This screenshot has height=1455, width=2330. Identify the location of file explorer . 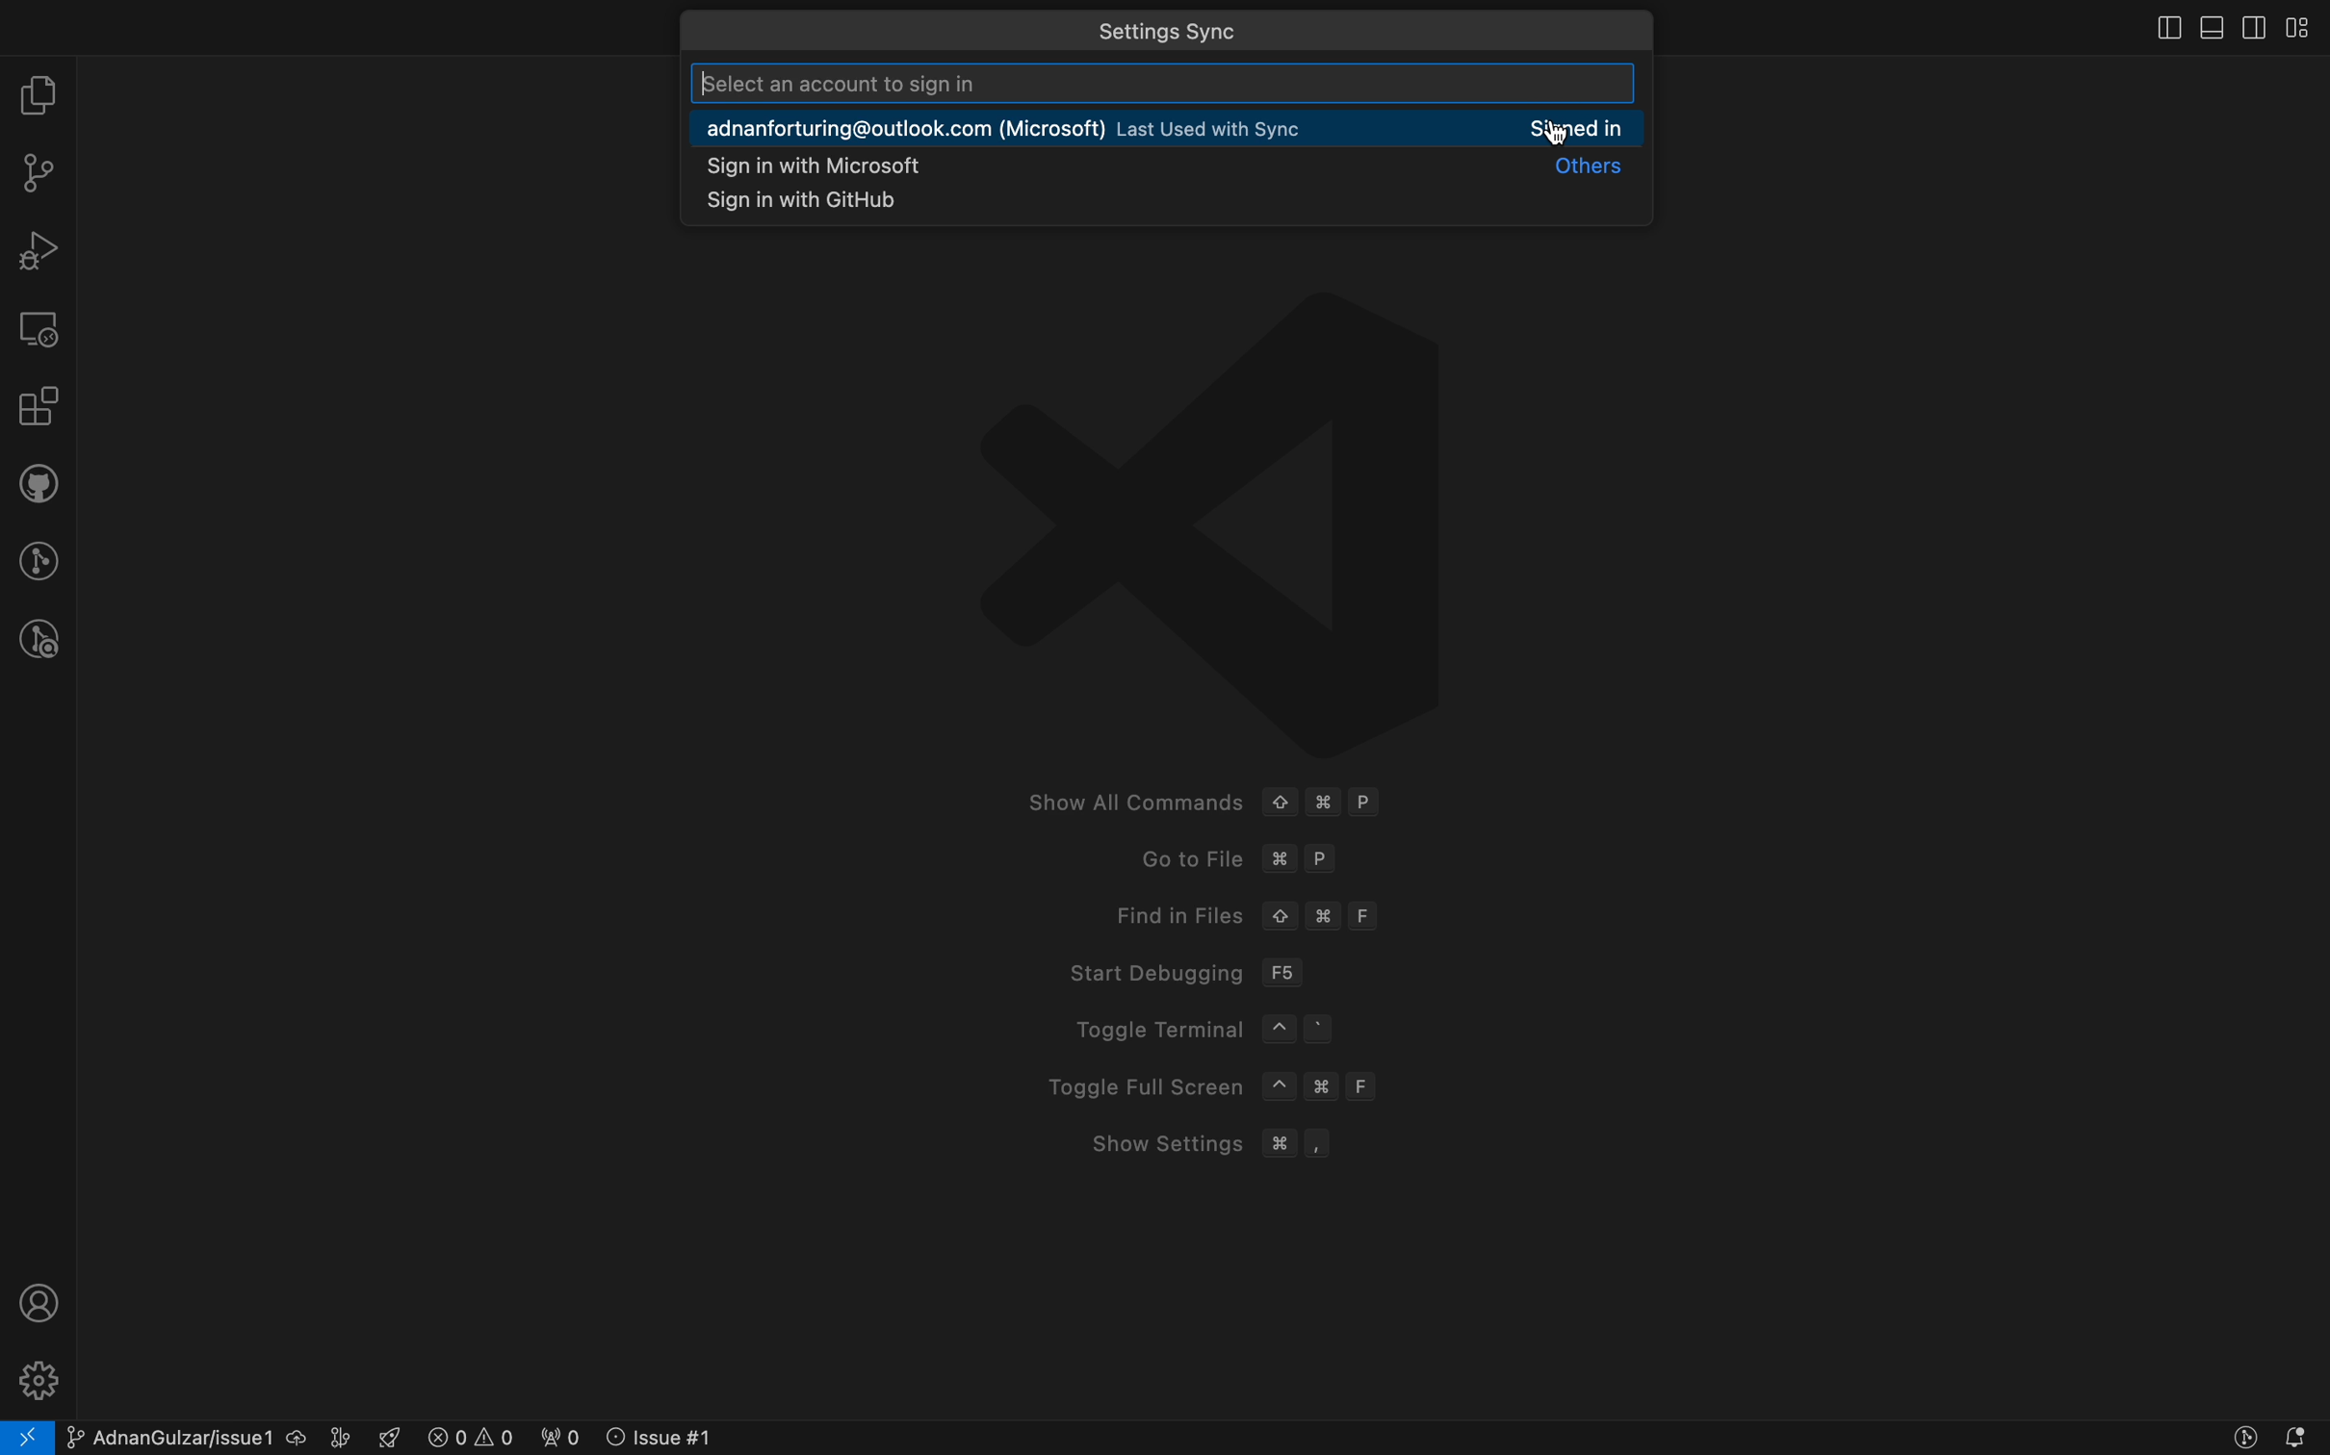
(39, 93).